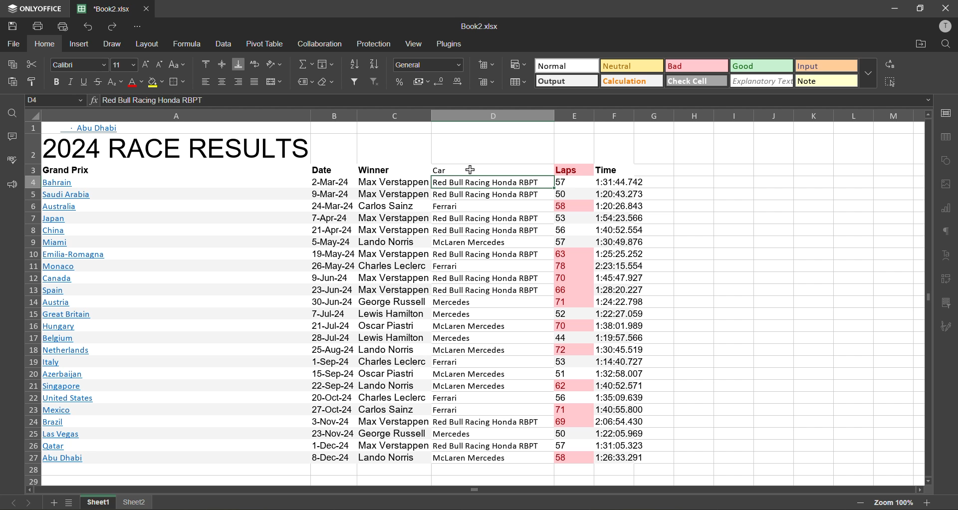  I want to click on zoom in, so click(928, 503).